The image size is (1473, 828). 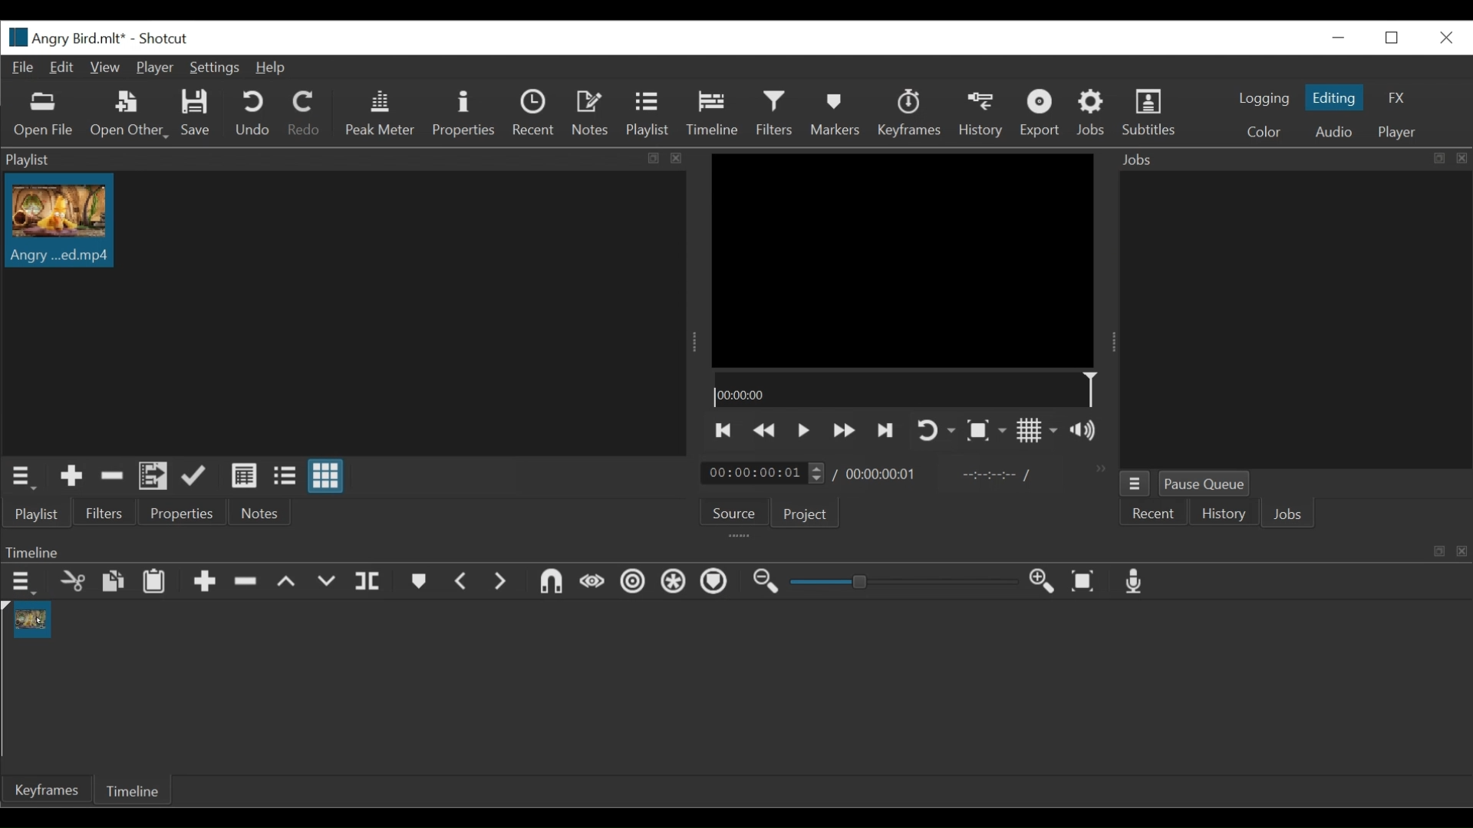 What do you see at coordinates (763, 472) in the screenshot?
I see `Current Duration` at bounding box center [763, 472].